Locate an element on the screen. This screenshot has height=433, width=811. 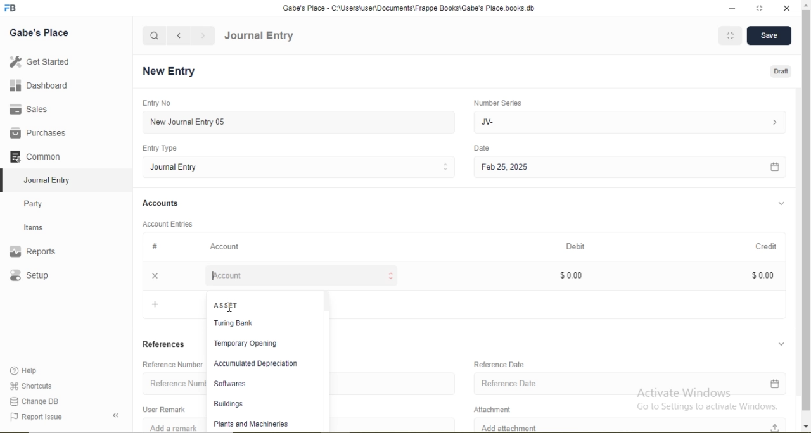
selected is located at coordinates (5, 180).